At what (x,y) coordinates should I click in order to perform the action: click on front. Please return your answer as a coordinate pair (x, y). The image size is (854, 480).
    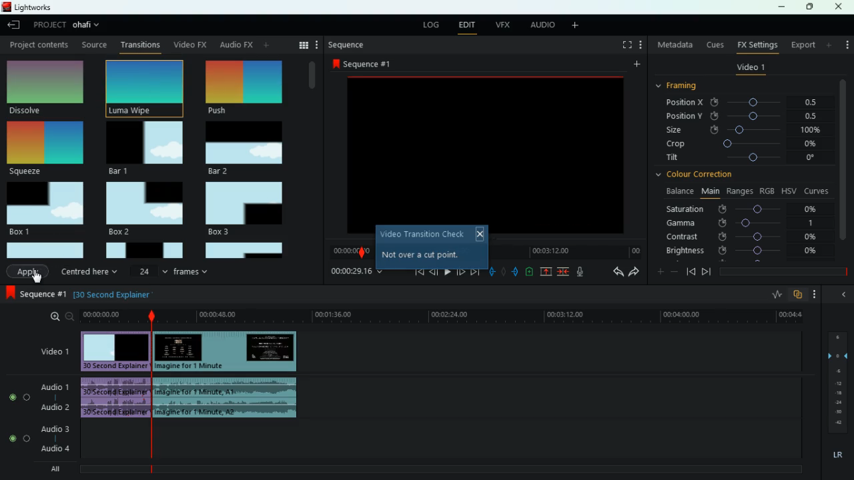
    Looking at the image, I should click on (460, 270).